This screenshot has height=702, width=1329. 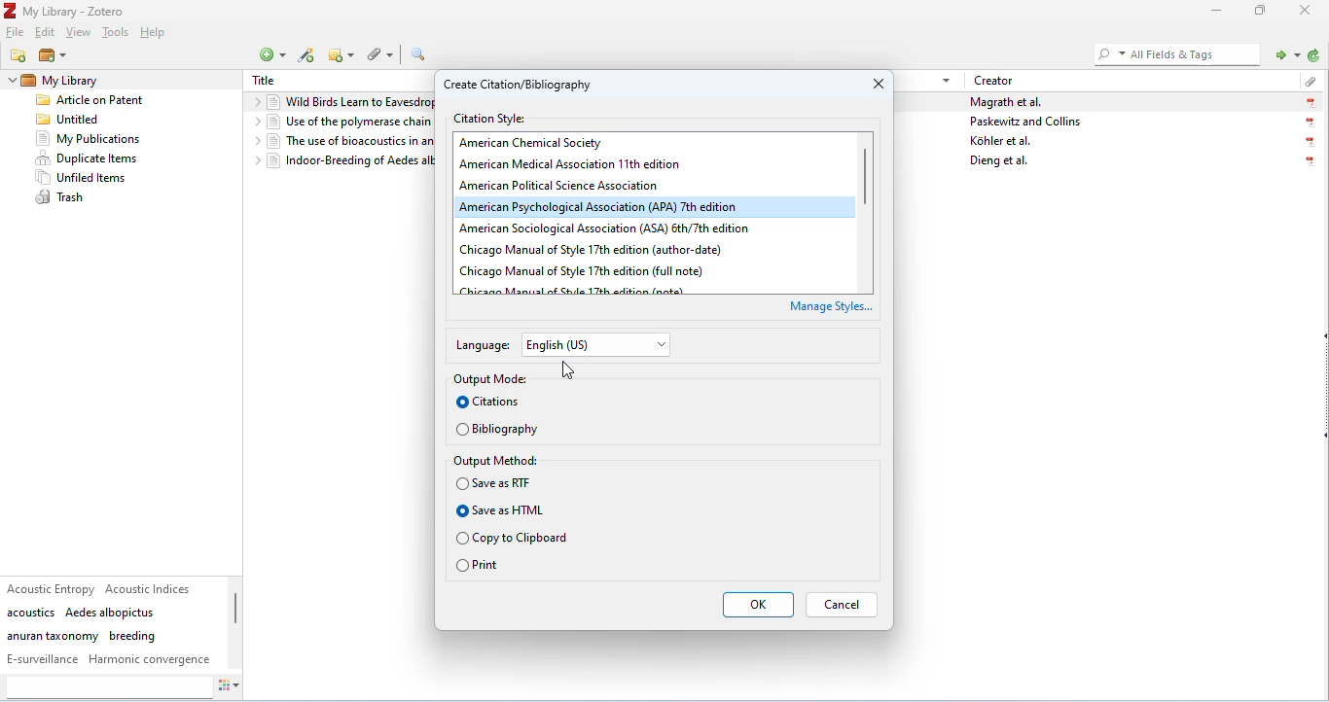 I want to click on drop down, so click(x=946, y=79).